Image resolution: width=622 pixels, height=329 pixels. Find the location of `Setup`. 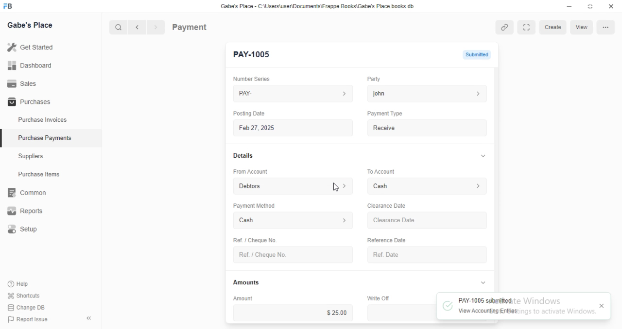

Setup is located at coordinates (30, 230).